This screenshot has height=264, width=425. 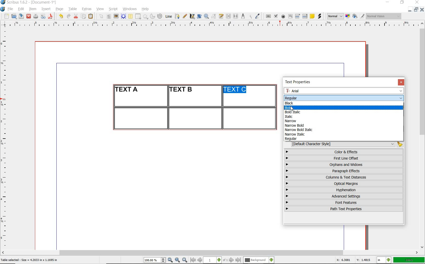 What do you see at coordinates (116, 16) in the screenshot?
I see `image frame` at bounding box center [116, 16].